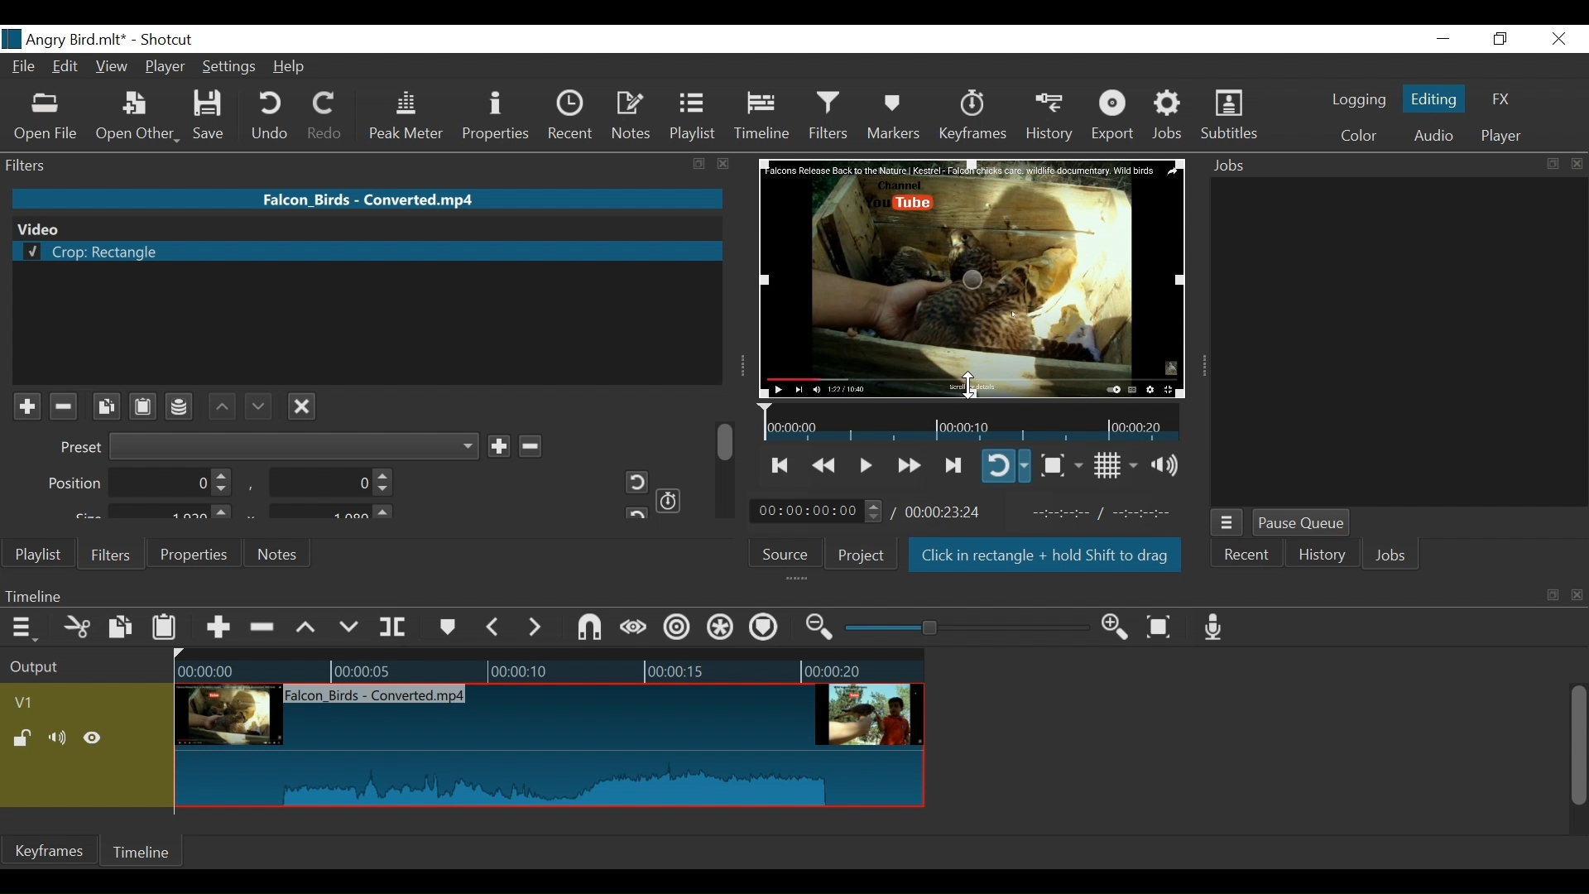 The image size is (1589, 894). I want to click on Subtitles, so click(1229, 115).